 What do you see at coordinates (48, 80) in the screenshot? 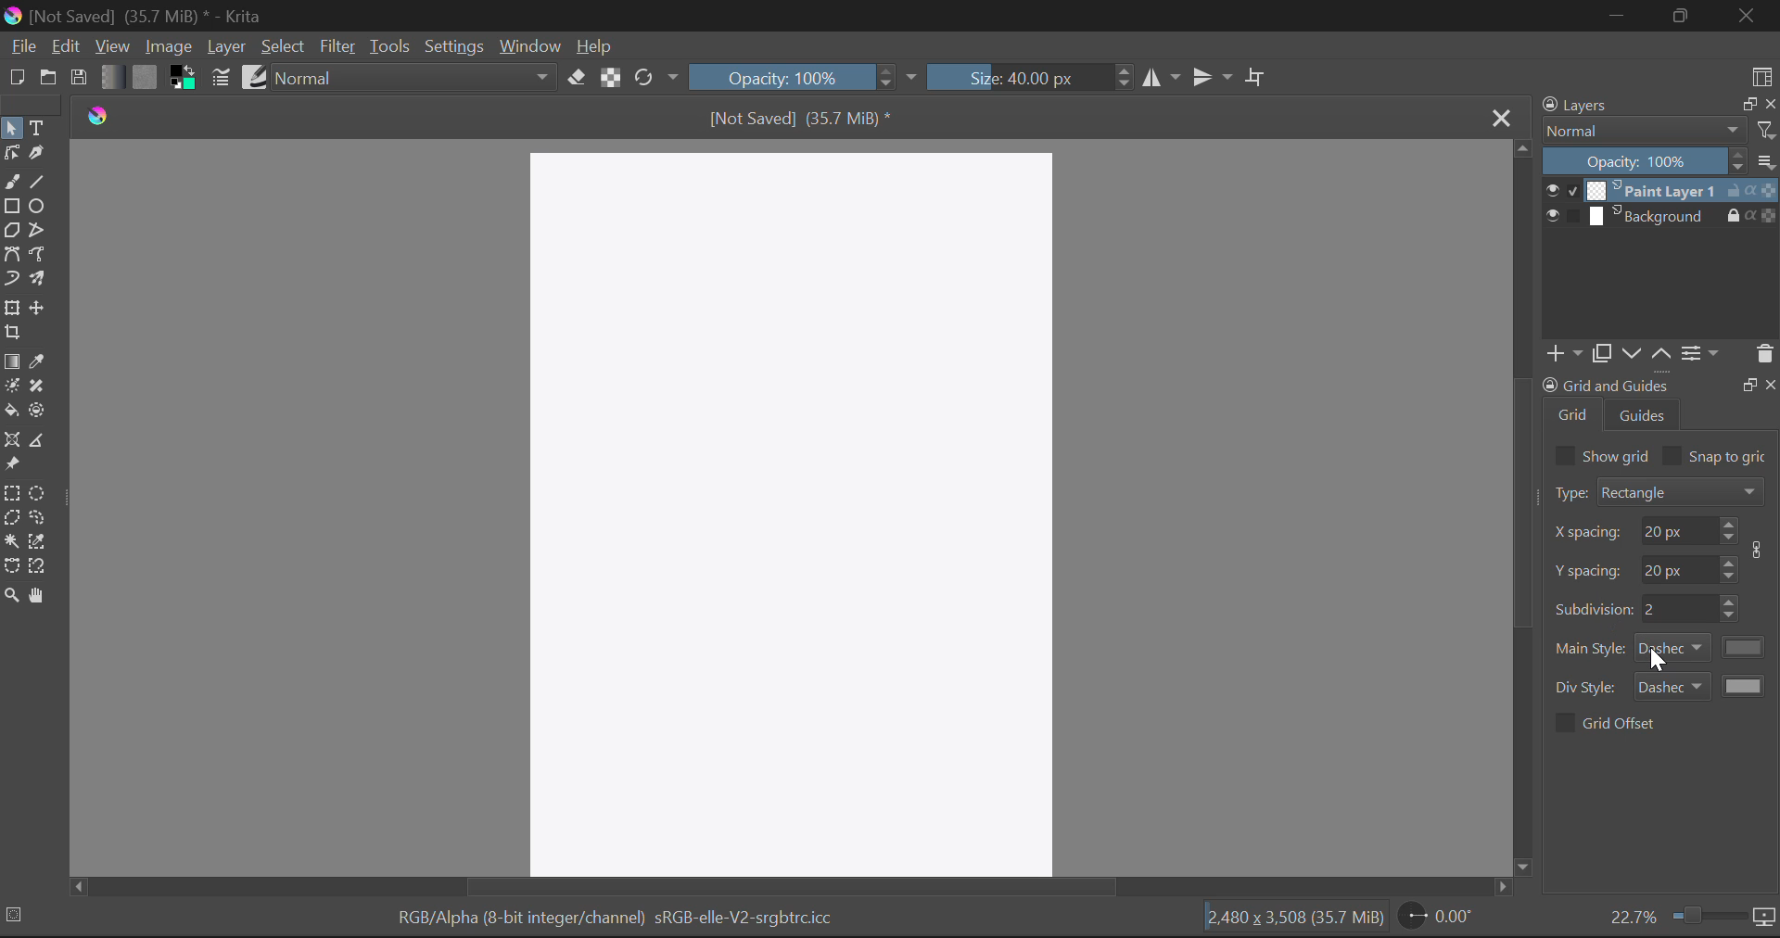
I see `Open` at bounding box center [48, 80].